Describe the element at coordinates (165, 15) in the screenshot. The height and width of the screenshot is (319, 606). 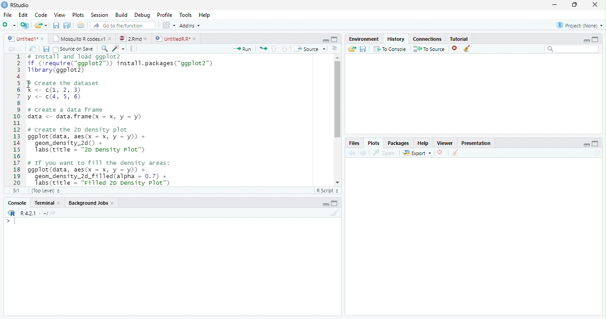
I see `Profile` at that location.